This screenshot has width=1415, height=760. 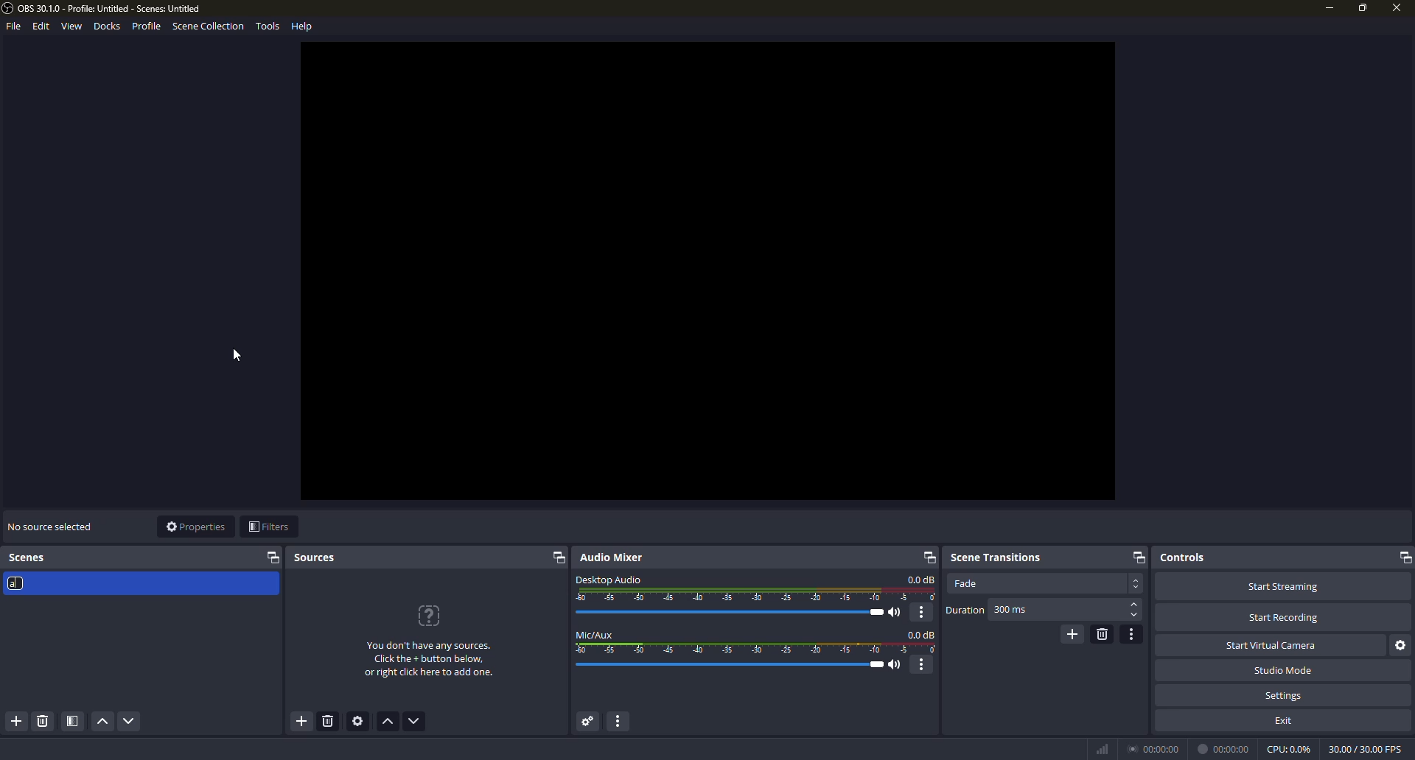 What do you see at coordinates (1285, 695) in the screenshot?
I see `settings` at bounding box center [1285, 695].